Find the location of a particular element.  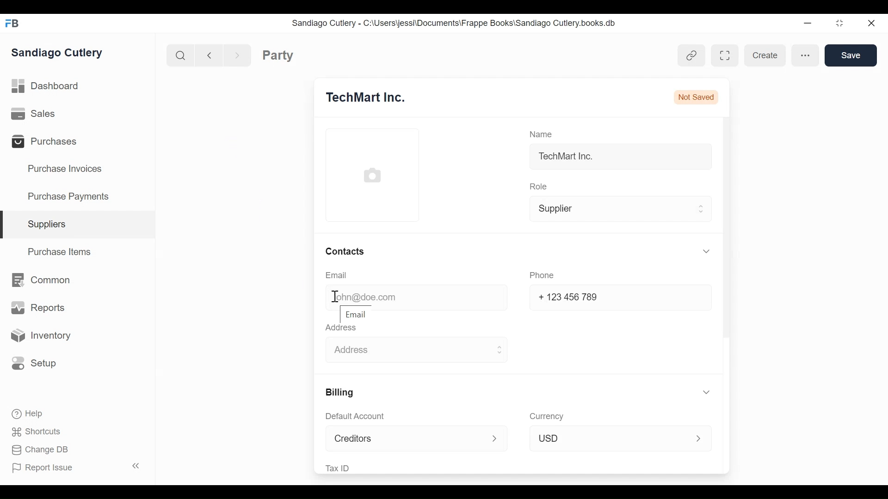

expand  is located at coordinates (699, 253).